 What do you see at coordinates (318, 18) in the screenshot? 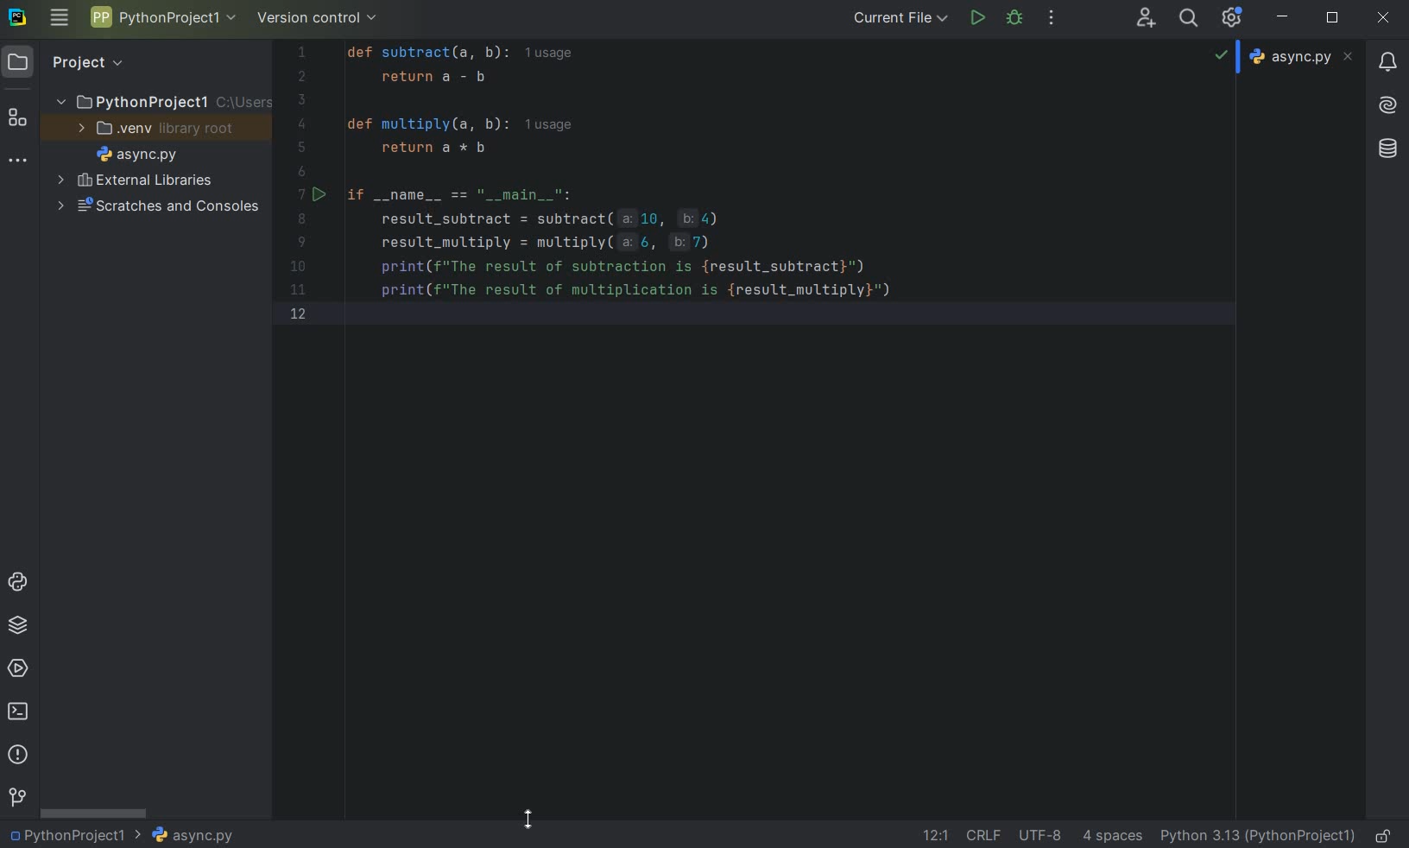
I see `version control` at bounding box center [318, 18].